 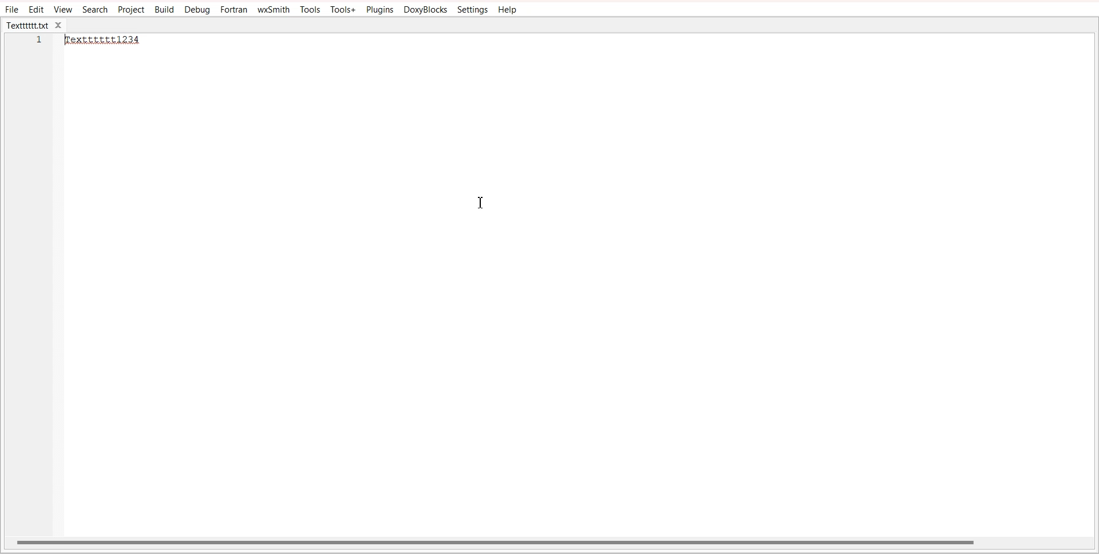 What do you see at coordinates (28, 25) in the screenshot?
I see `Textttttt.txt tab` at bounding box center [28, 25].